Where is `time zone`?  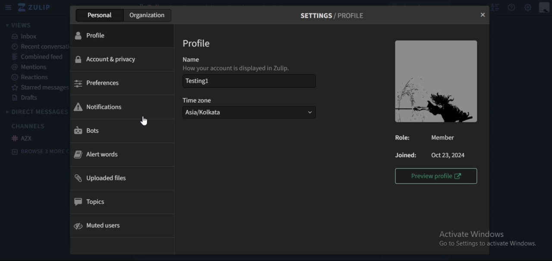
time zone is located at coordinates (203, 100).